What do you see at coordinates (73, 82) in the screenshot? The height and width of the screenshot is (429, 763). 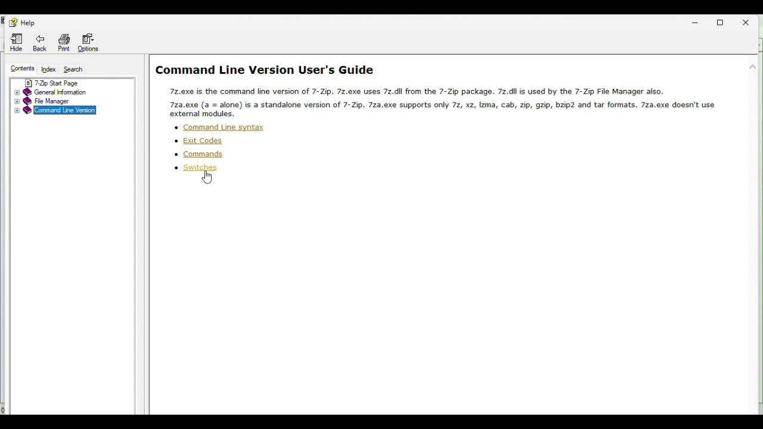 I see `7 zip start page` at bounding box center [73, 82].